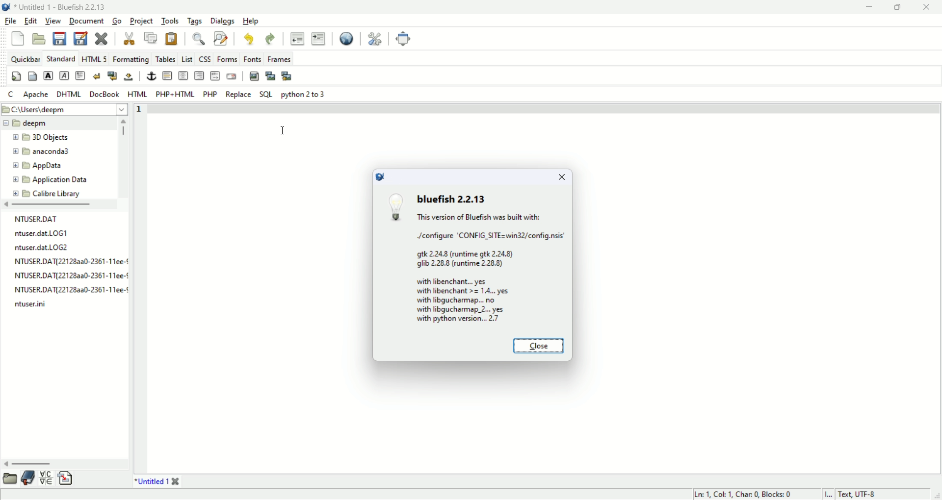  I want to click on File path, so click(64, 109).